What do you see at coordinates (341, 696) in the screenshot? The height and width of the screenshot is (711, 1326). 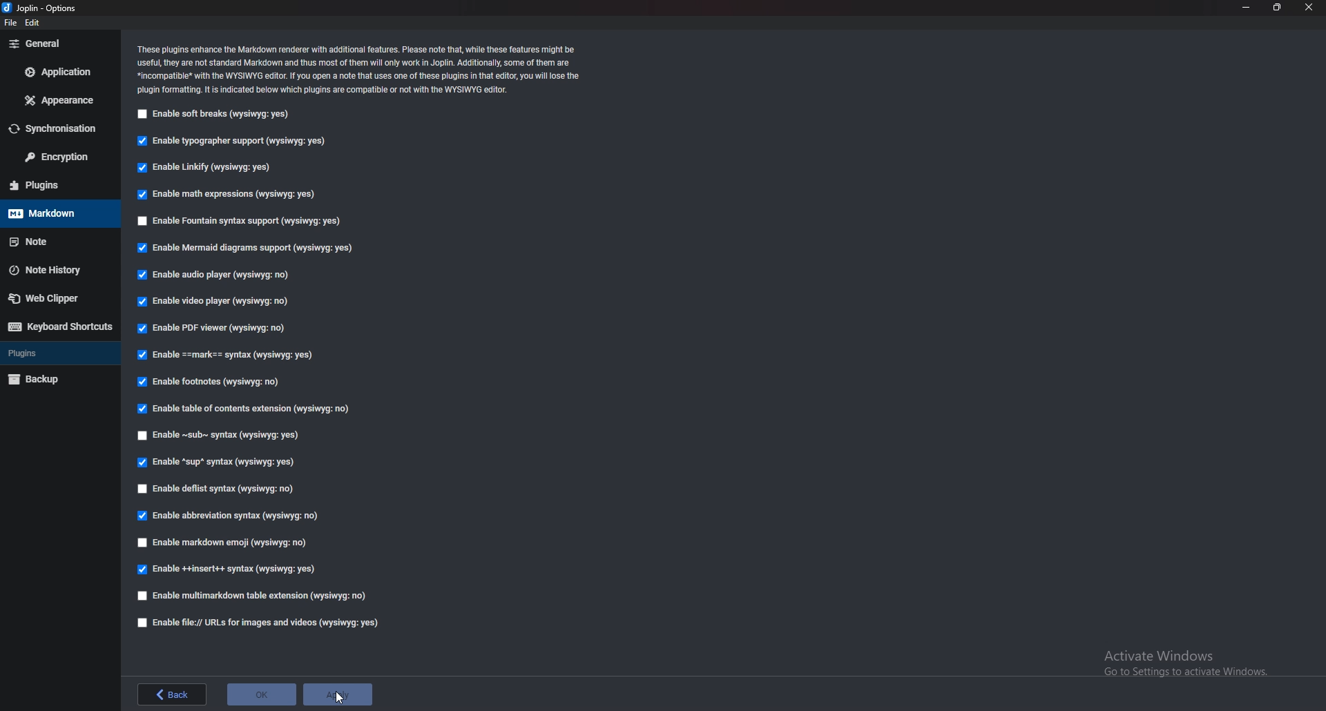 I see `apply` at bounding box center [341, 696].